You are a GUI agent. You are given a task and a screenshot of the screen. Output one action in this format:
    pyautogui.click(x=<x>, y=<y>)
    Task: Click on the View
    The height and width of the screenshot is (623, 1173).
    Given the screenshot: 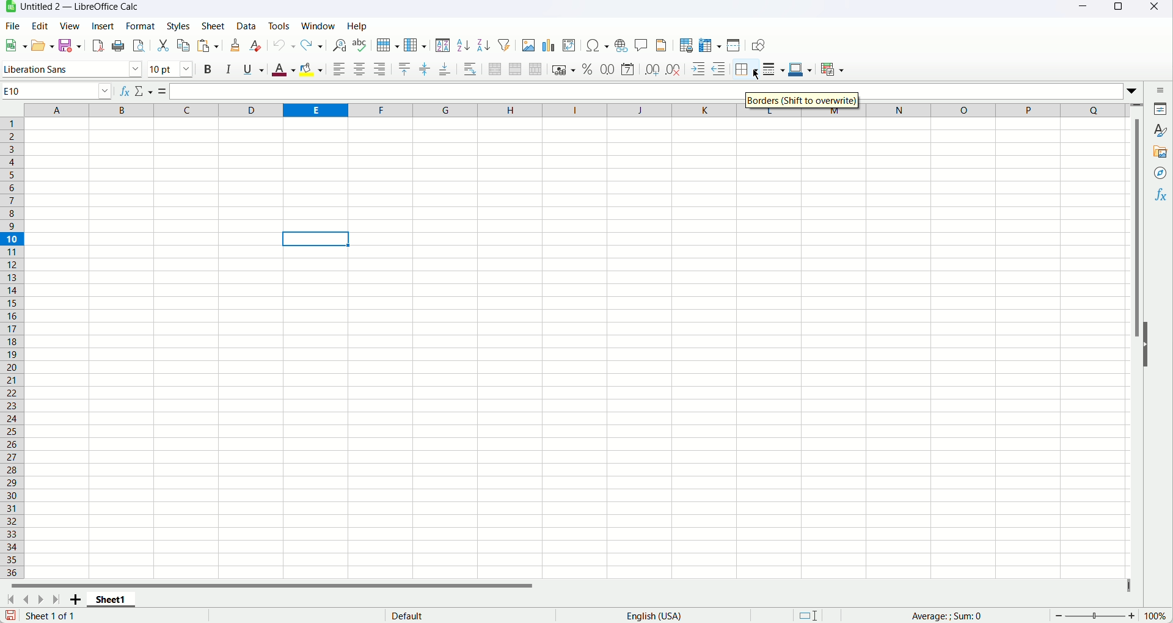 What is the action you would take?
    pyautogui.click(x=69, y=26)
    